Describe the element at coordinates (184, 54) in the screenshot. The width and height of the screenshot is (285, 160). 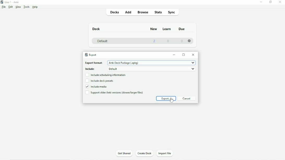
I see `Maximize` at that location.